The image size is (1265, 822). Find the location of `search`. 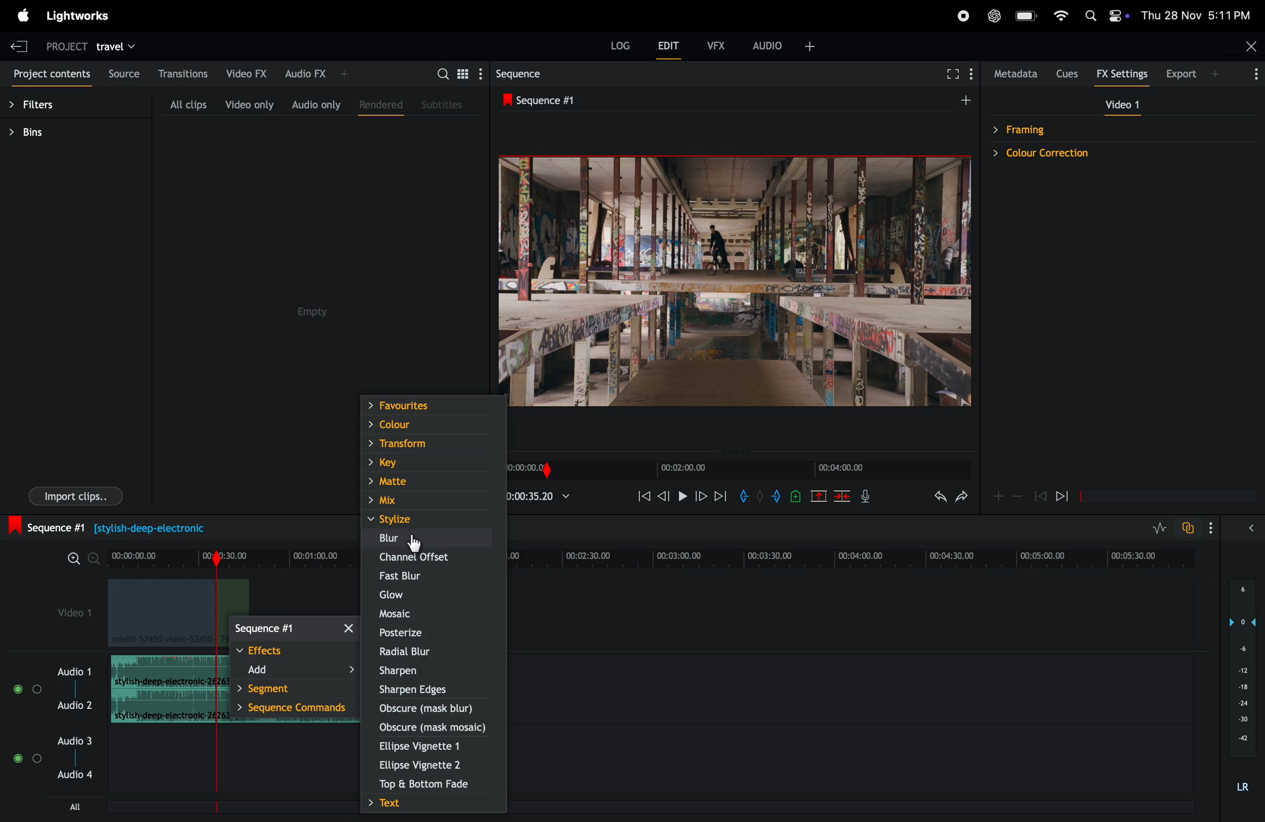

search is located at coordinates (442, 73).